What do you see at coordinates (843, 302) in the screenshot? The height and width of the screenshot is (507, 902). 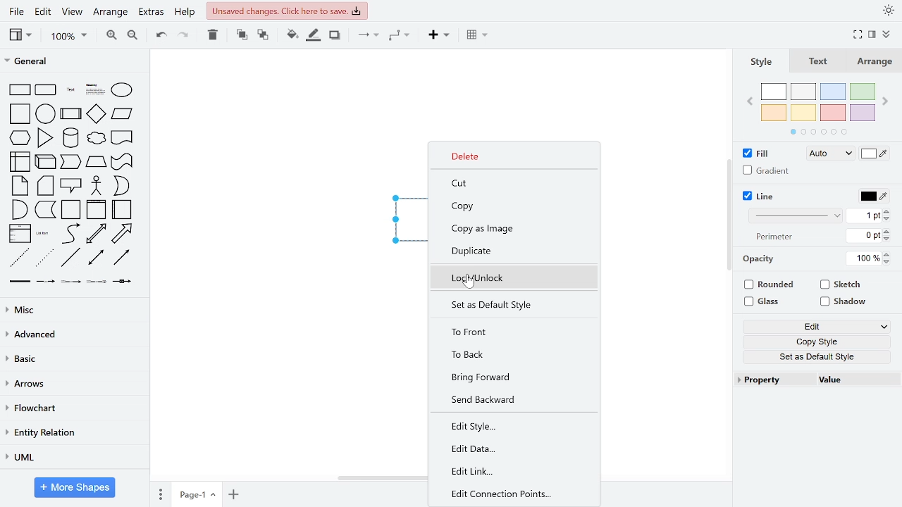 I see `shadow` at bounding box center [843, 302].